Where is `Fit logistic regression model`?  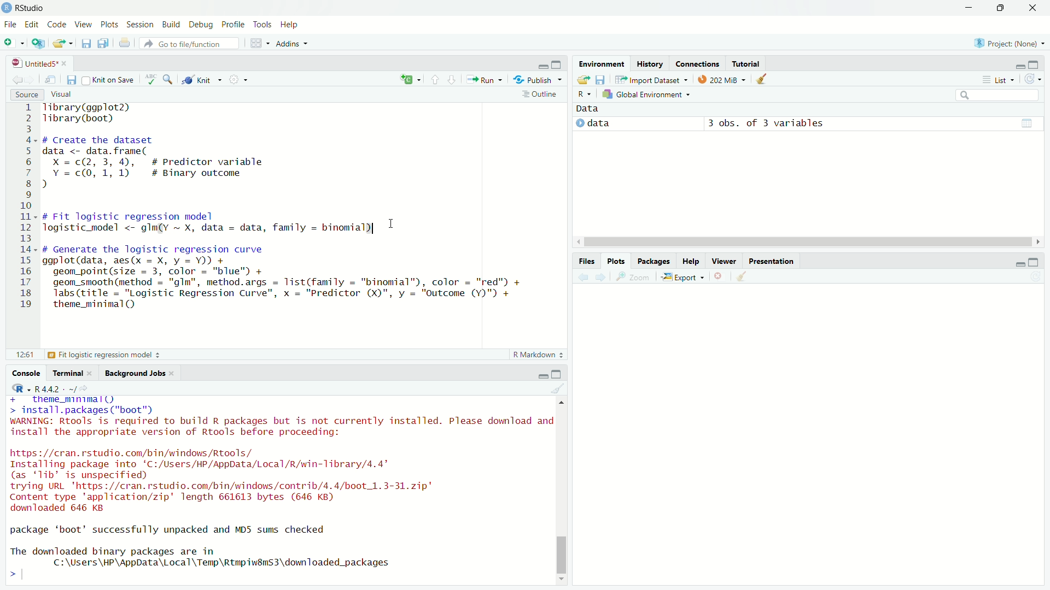 Fit logistic regression model is located at coordinates (104, 354).